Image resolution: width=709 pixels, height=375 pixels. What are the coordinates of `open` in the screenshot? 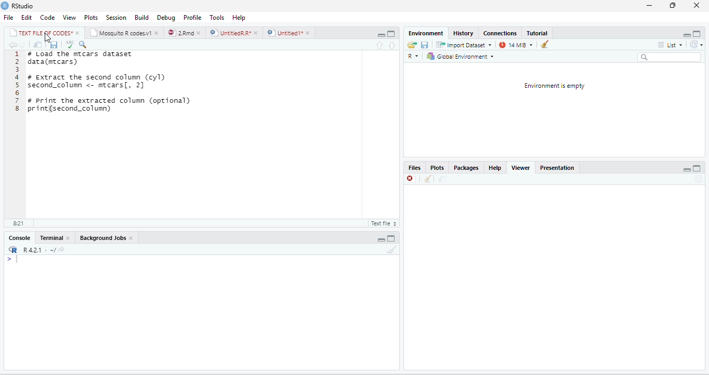 It's located at (410, 45).